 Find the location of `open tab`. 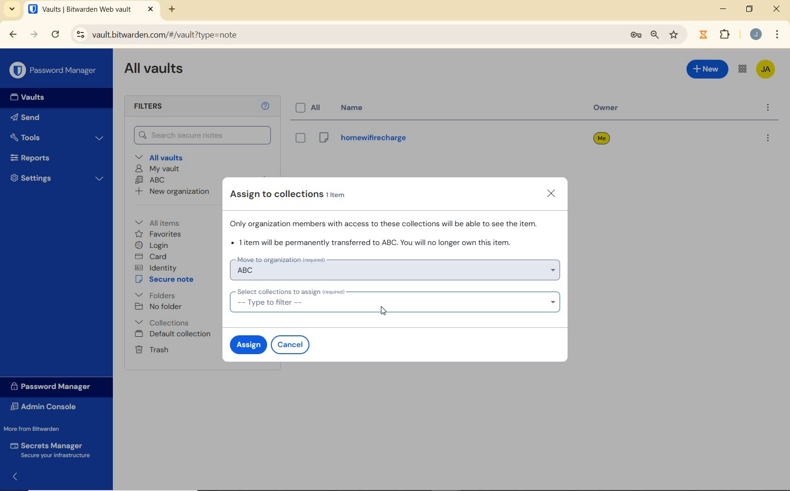

open tab is located at coordinates (91, 9).